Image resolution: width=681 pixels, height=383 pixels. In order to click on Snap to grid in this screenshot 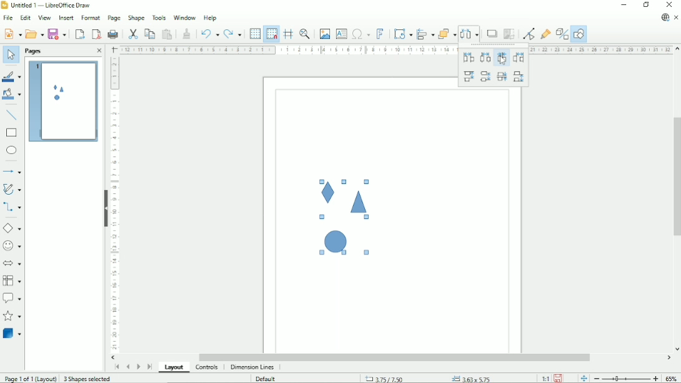, I will do `click(271, 34)`.